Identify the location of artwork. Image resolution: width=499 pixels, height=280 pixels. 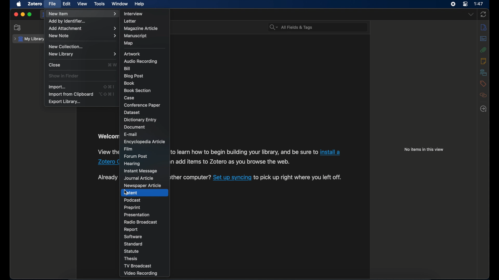
(132, 54).